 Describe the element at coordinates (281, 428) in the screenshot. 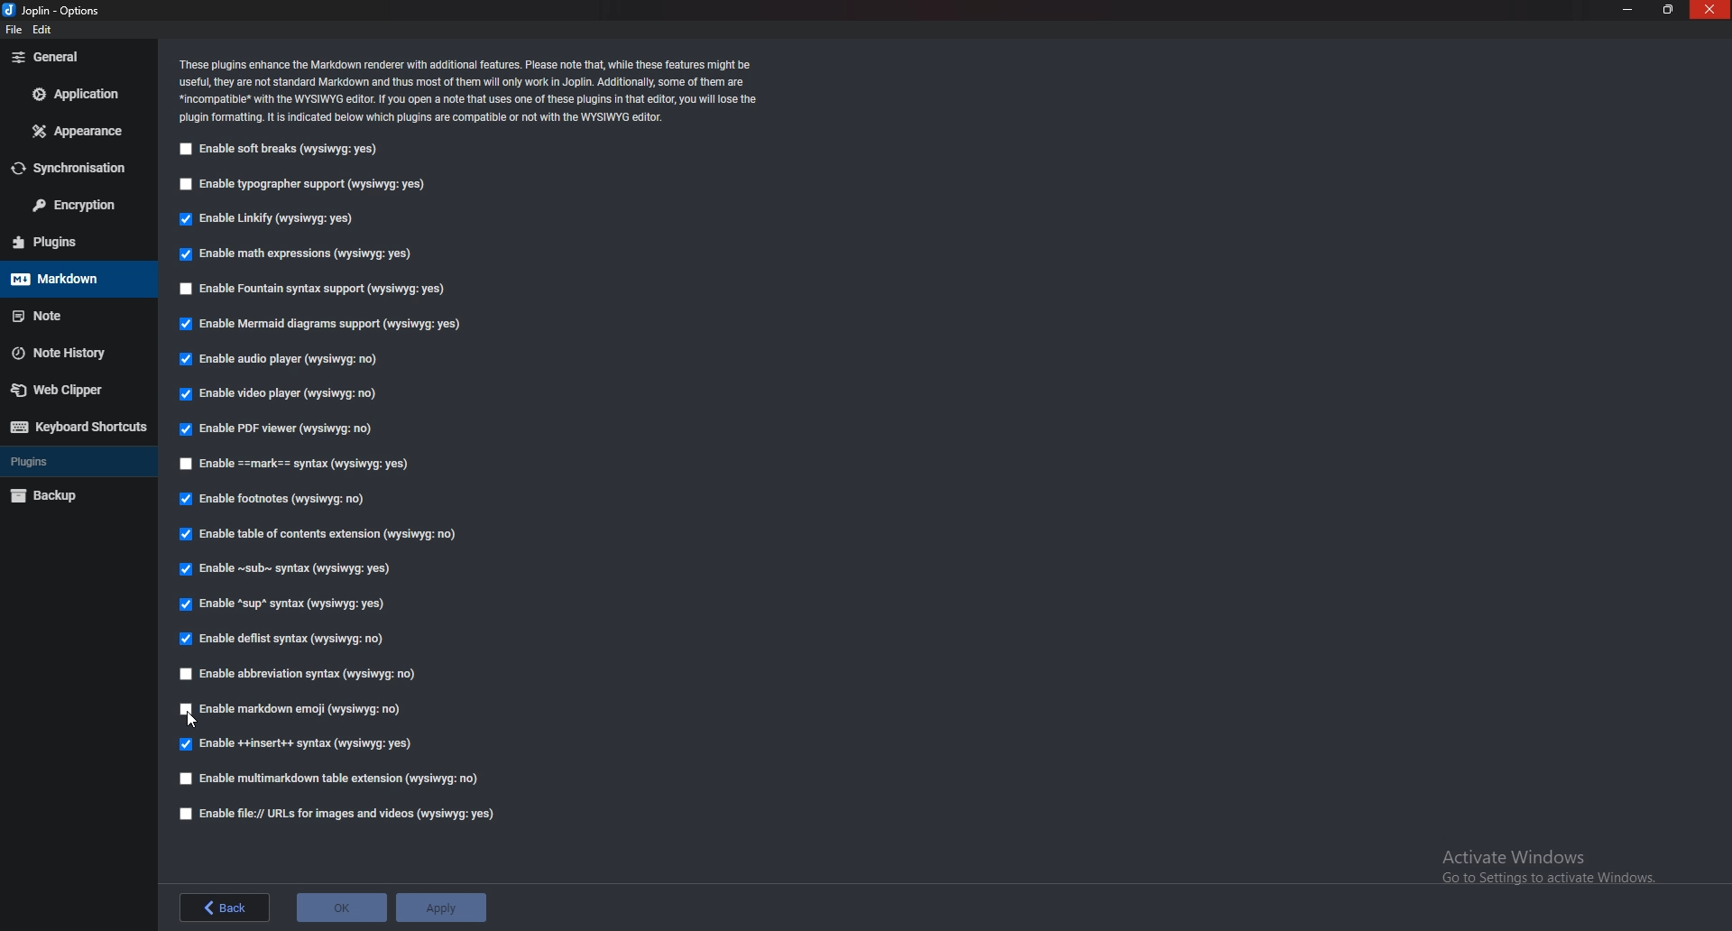

I see `Enable P D F viewer` at that location.